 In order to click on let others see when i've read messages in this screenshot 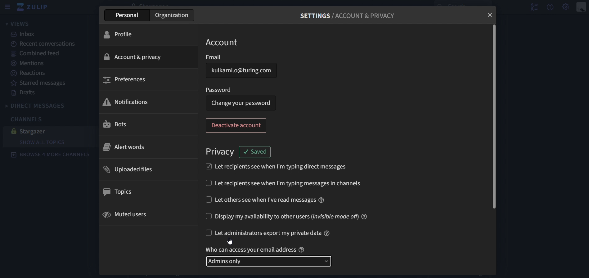, I will do `click(265, 200)`.